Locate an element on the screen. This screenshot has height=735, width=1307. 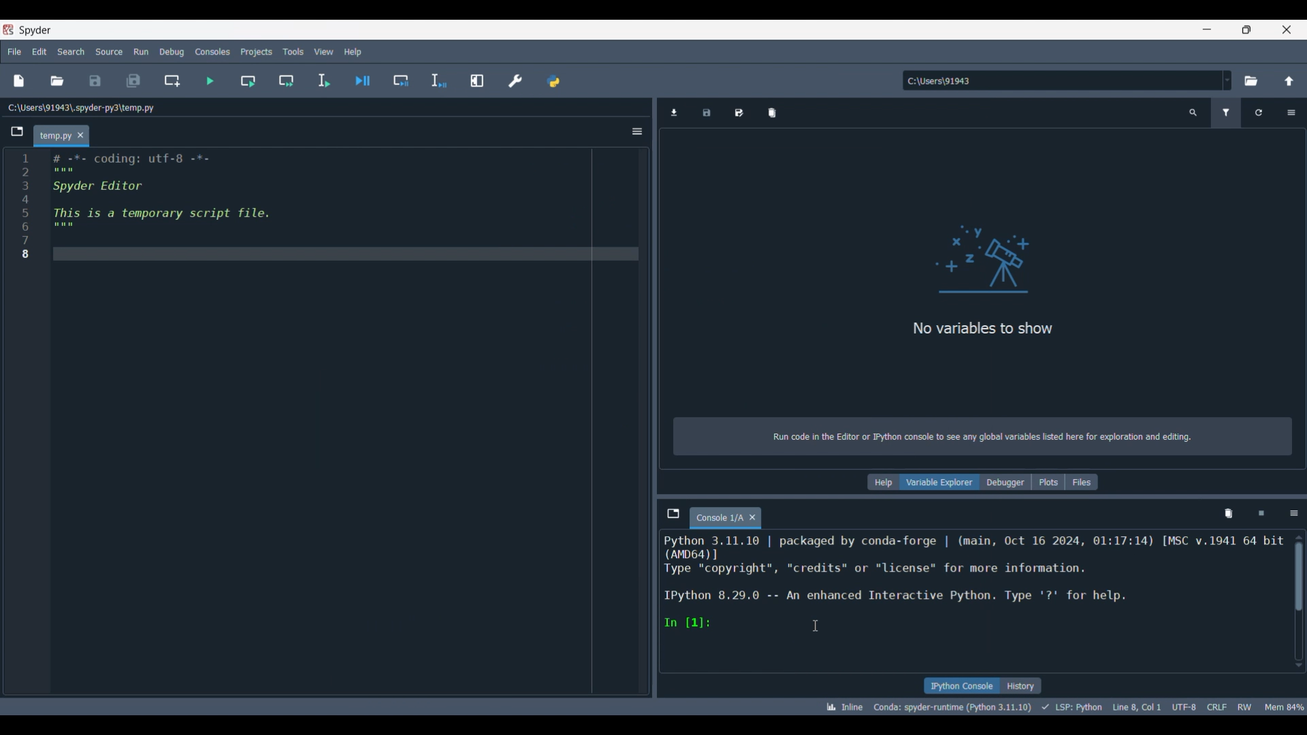
Run current cell is located at coordinates (248, 81).